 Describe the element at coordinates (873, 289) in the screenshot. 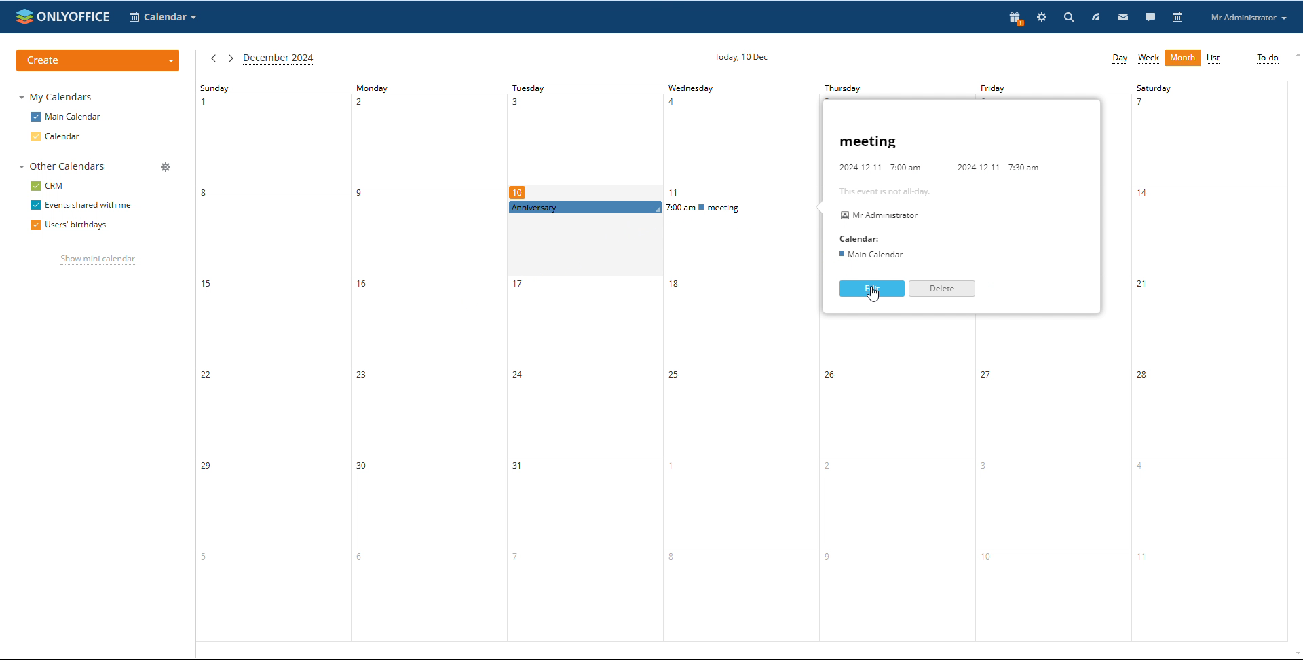

I see `edit` at that location.